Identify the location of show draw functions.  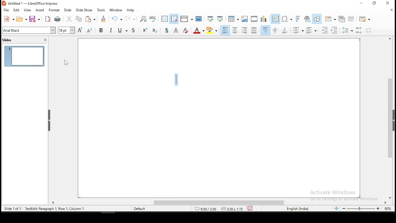
(317, 19).